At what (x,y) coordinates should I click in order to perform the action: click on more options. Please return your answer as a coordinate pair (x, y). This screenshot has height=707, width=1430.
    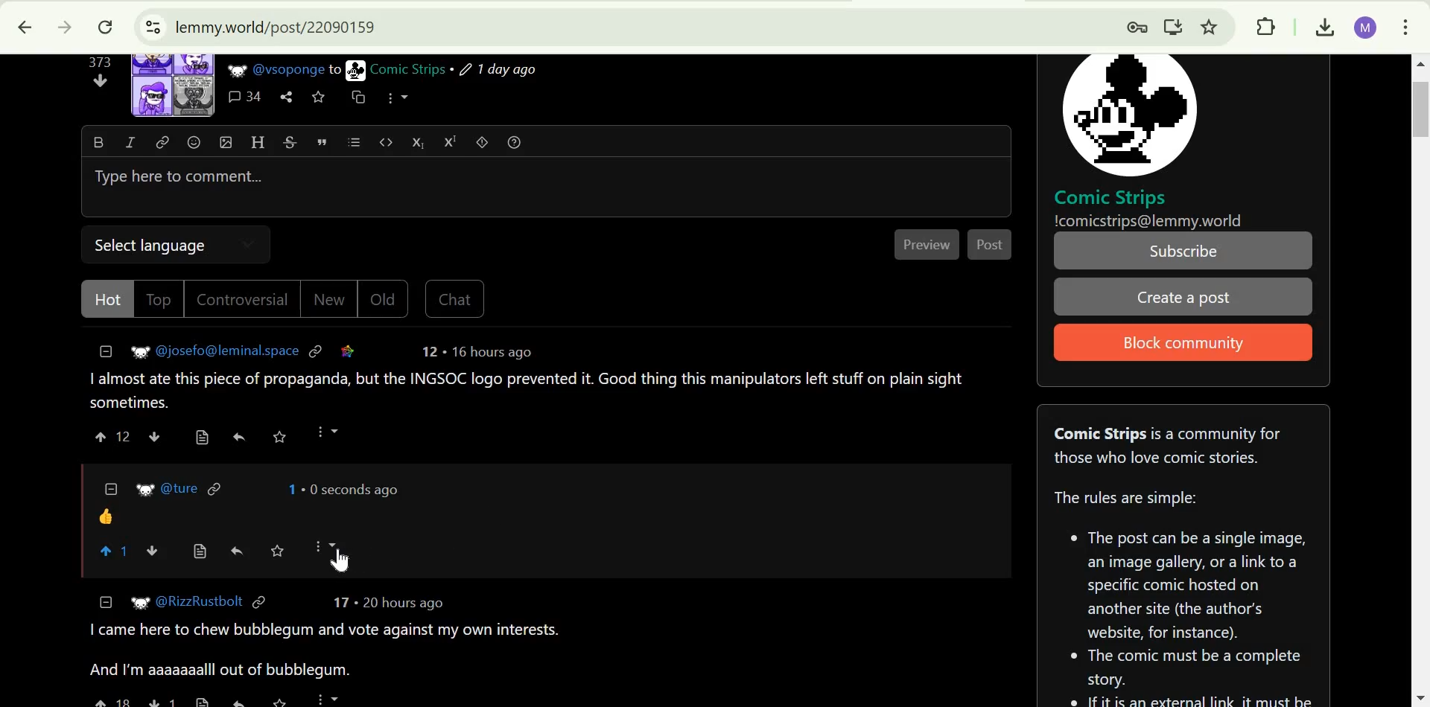
    Looking at the image, I should click on (325, 546).